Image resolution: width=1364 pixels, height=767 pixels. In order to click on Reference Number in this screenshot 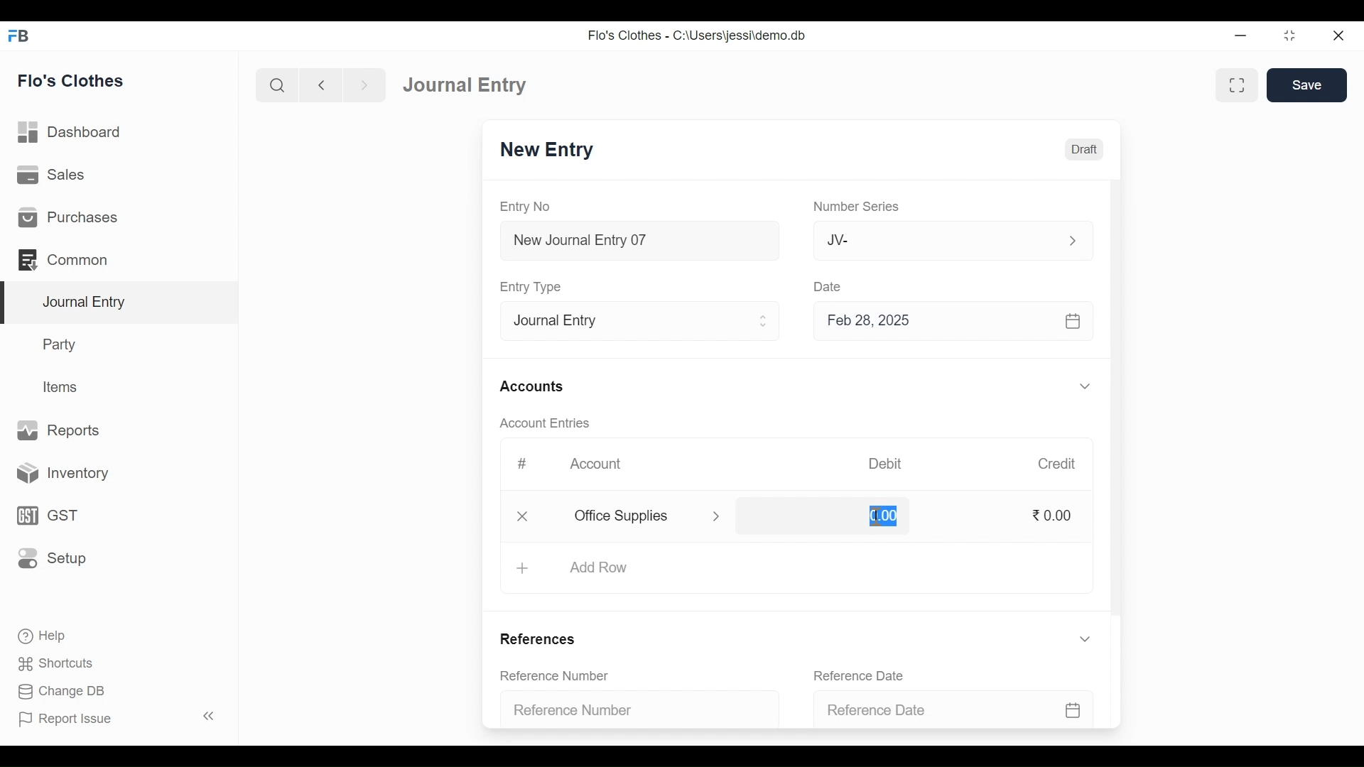, I will do `click(556, 675)`.